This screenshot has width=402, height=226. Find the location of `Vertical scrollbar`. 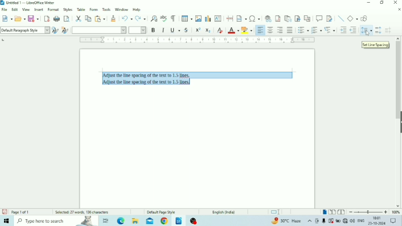

Vertical scrollbar is located at coordinates (398, 71).